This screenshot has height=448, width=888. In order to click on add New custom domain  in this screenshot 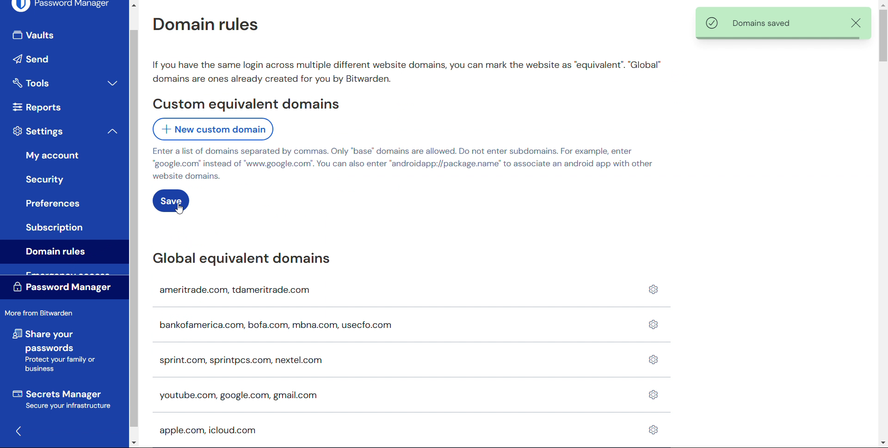, I will do `click(212, 129)`.